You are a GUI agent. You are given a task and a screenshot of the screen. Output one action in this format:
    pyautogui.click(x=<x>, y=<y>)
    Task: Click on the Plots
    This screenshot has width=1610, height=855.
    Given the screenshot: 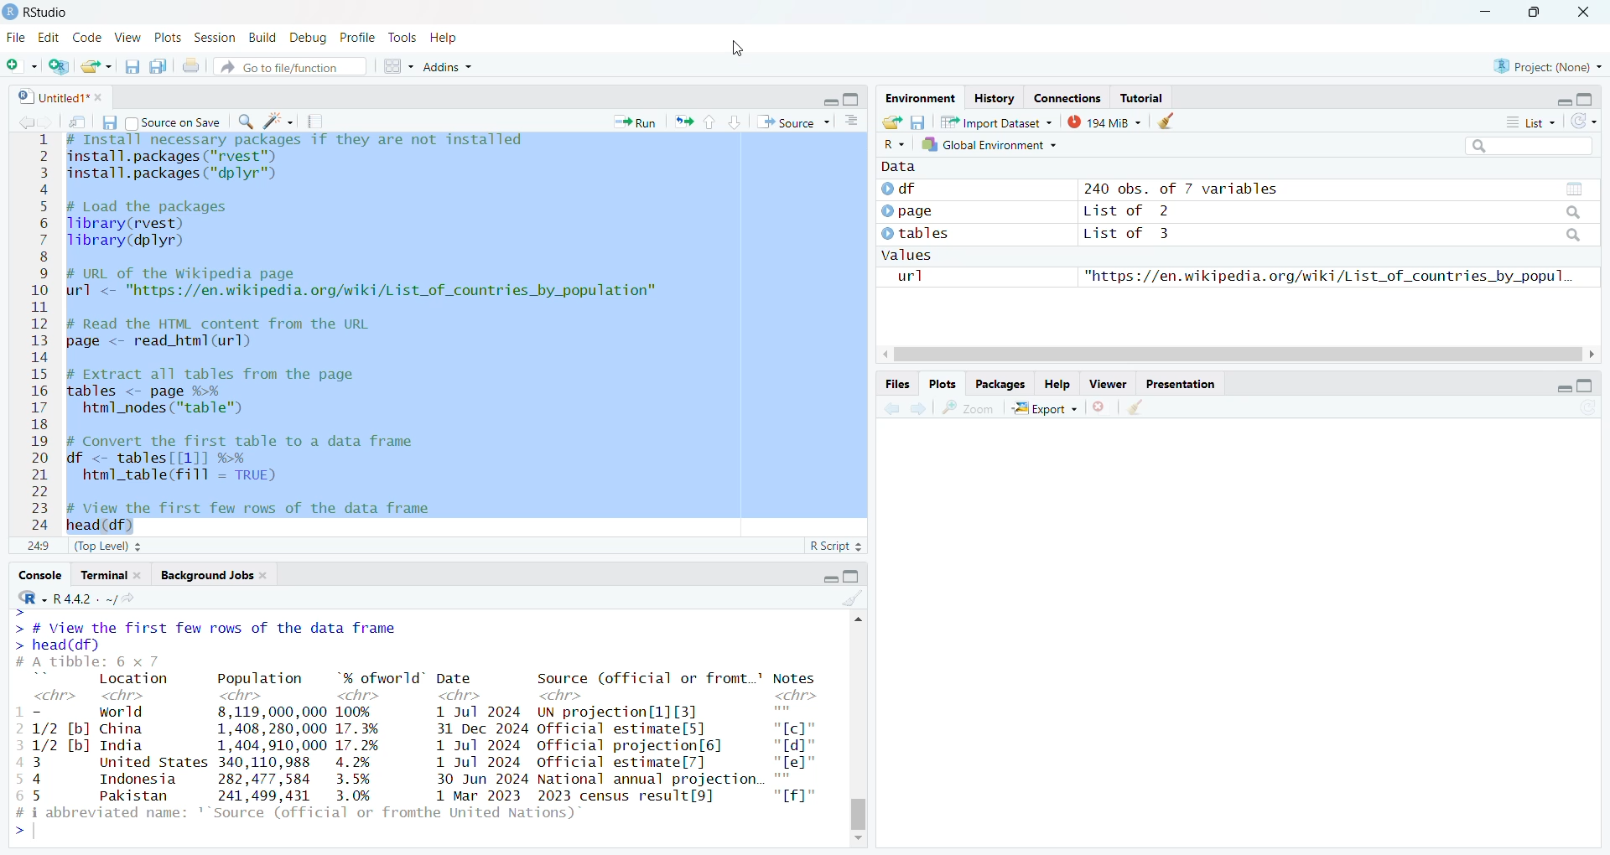 What is the action you would take?
    pyautogui.click(x=942, y=383)
    